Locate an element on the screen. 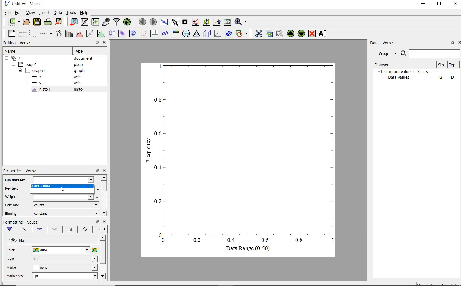  add shape is located at coordinates (242, 34).